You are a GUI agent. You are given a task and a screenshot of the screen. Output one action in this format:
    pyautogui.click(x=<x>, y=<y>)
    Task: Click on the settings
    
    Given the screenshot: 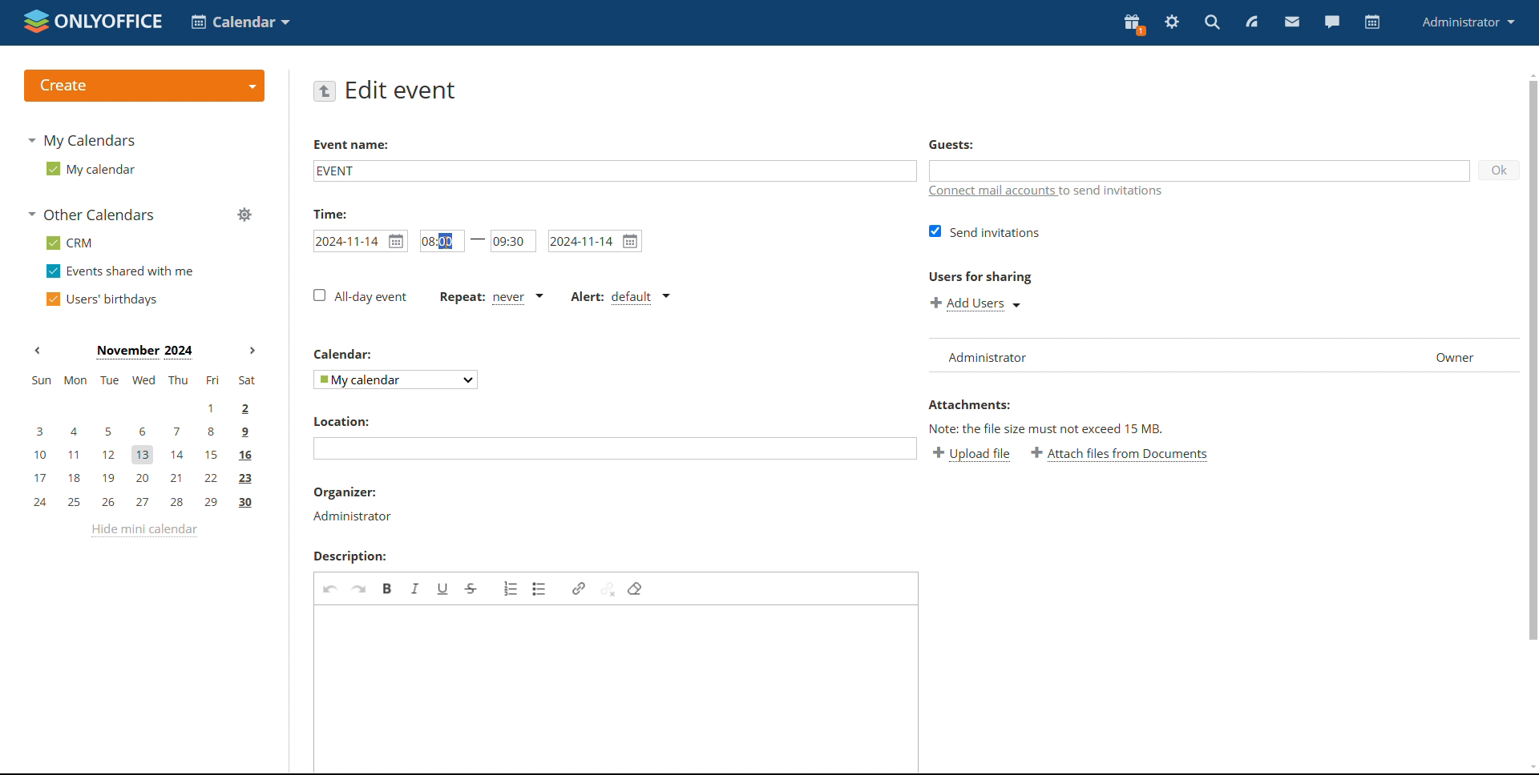 What is the action you would take?
    pyautogui.click(x=1172, y=24)
    